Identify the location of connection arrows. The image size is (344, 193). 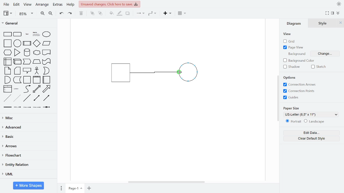
(299, 85).